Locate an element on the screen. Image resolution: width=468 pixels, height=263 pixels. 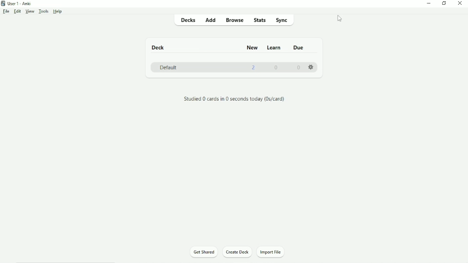
Tools is located at coordinates (44, 11).